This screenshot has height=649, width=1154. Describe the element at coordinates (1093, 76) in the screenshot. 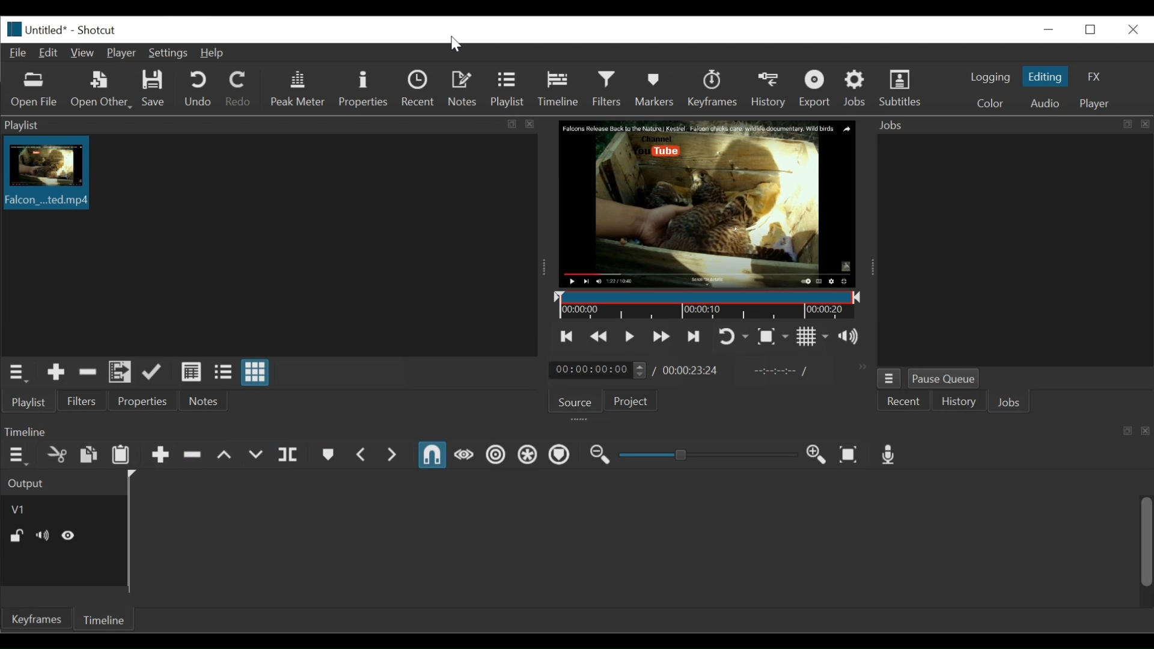

I see `FX` at that location.